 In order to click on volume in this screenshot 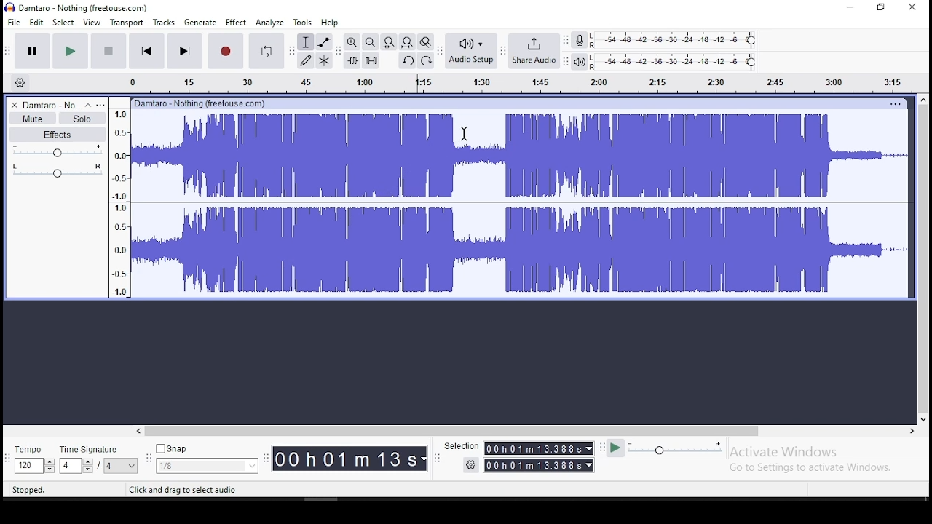, I will do `click(58, 154)`.